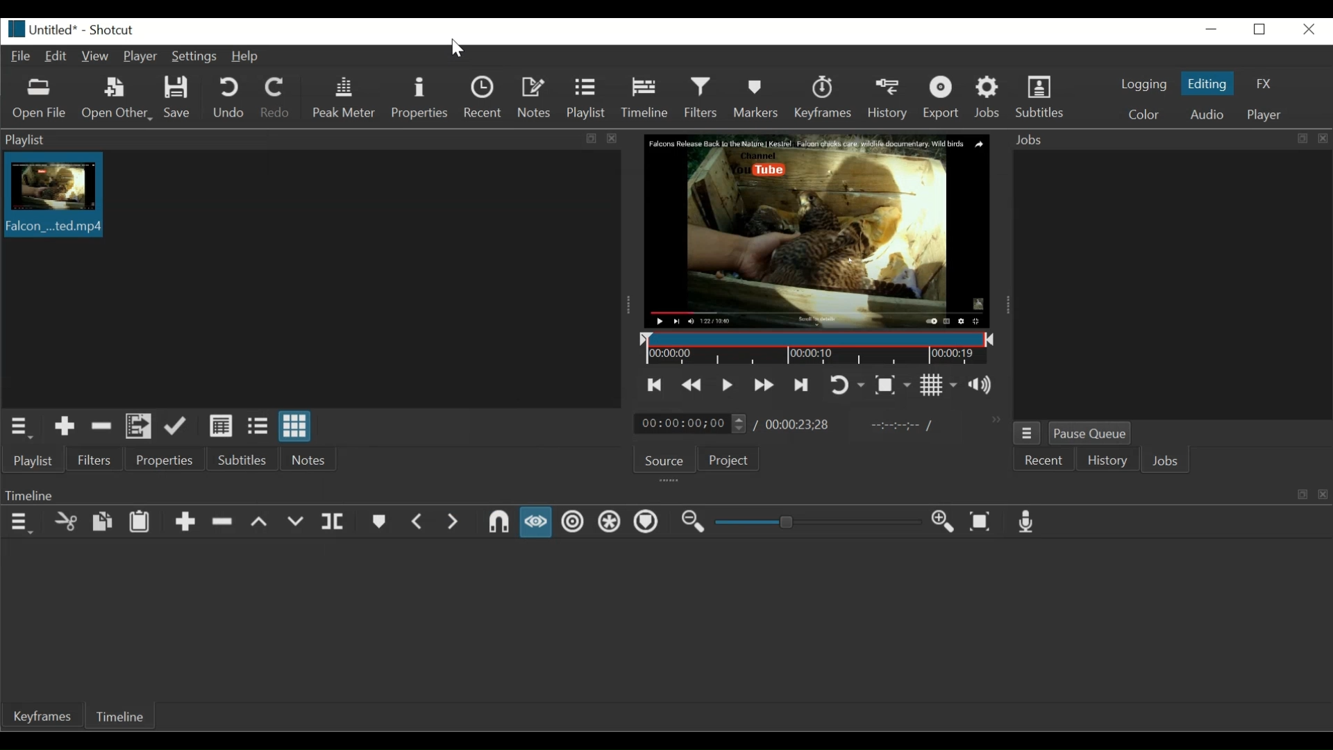 This screenshot has width=1333, height=750. What do you see at coordinates (139, 426) in the screenshot?
I see `Add files to the playlist` at bounding box center [139, 426].